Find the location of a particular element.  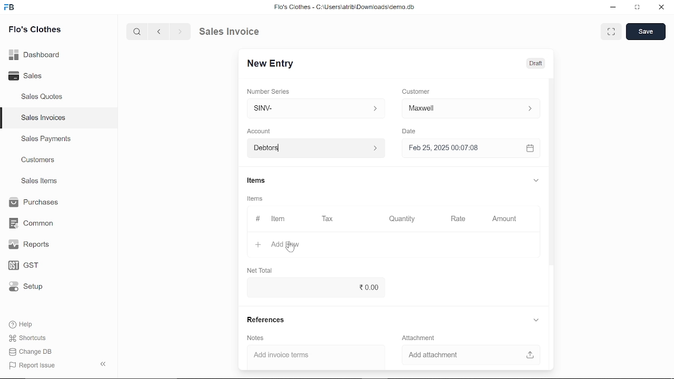

Sales Invoices is located at coordinates (43, 118).